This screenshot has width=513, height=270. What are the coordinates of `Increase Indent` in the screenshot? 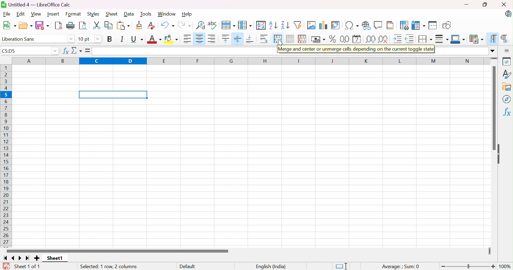 It's located at (399, 38).